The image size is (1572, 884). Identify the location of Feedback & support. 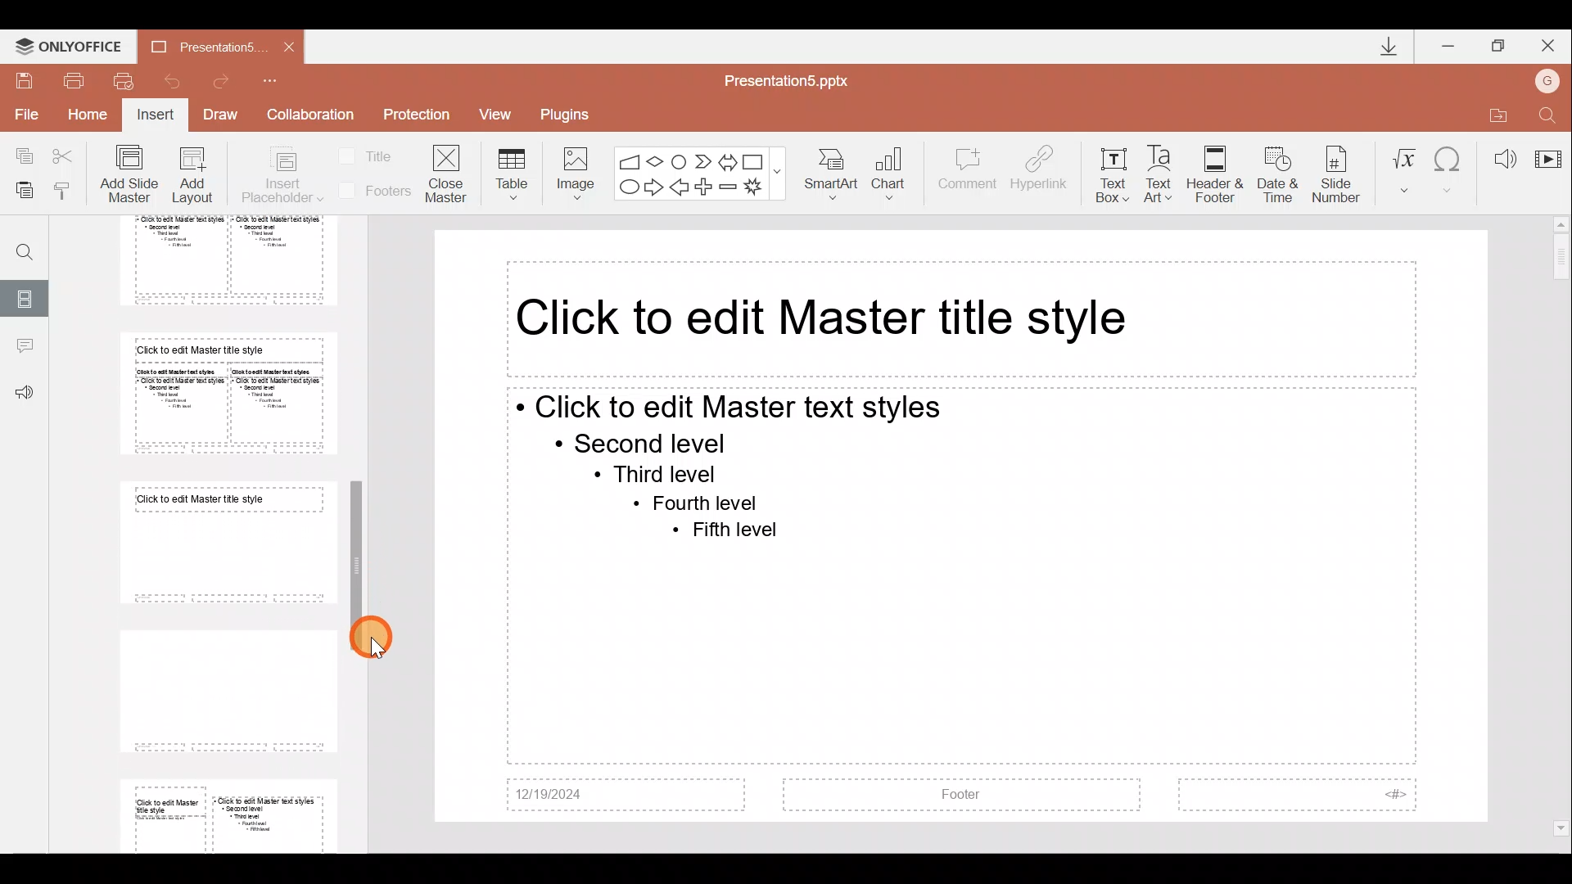
(25, 394).